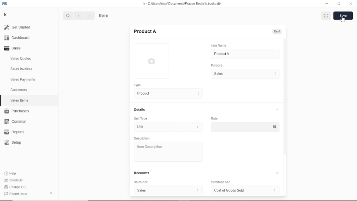 This screenshot has height=201, width=357. I want to click on Accounts, so click(207, 173).